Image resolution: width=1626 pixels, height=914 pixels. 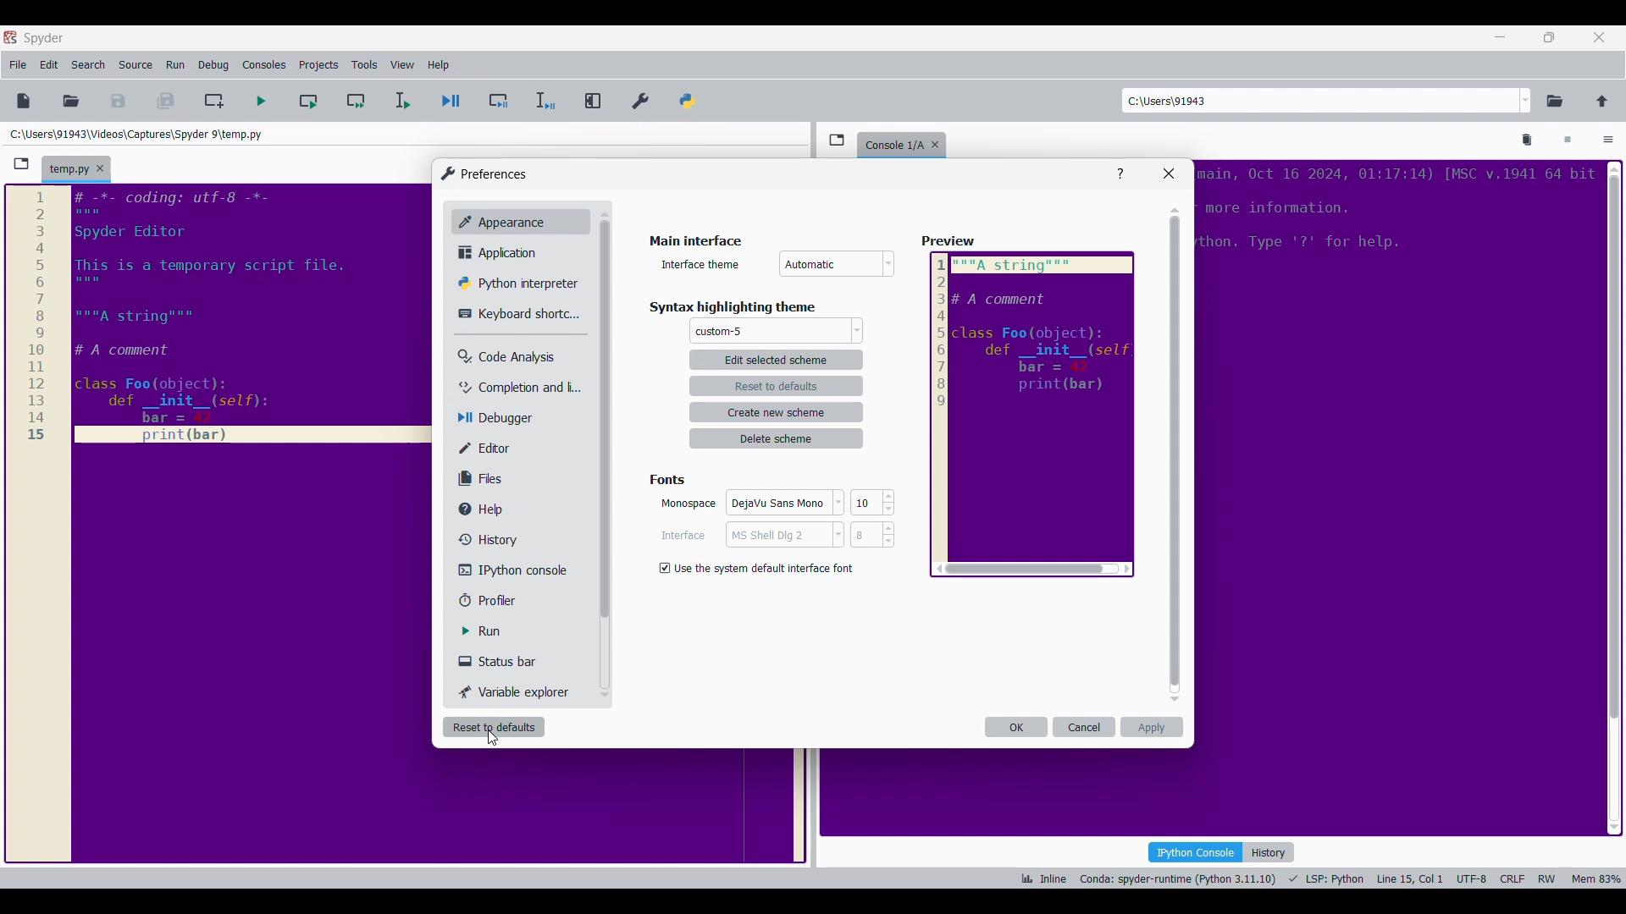 What do you see at coordinates (402, 102) in the screenshot?
I see `Run selection/current line` at bounding box center [402, 102].